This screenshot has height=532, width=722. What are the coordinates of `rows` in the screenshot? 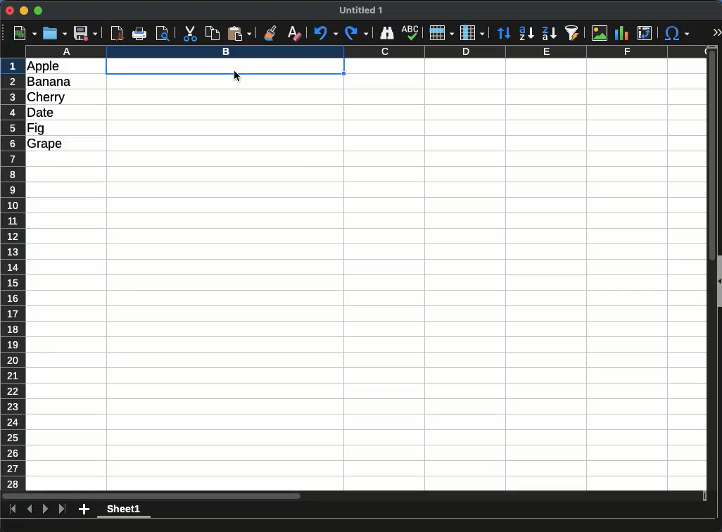 It's located at (13, 274).